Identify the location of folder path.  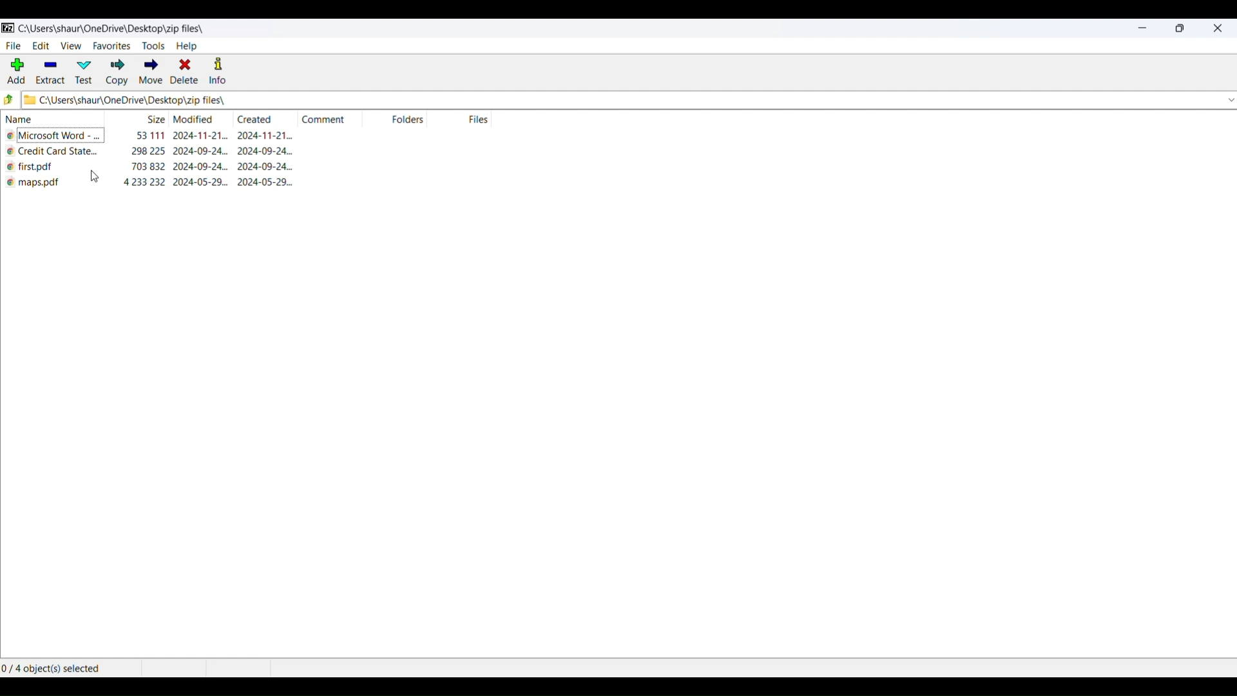
(539, 99).